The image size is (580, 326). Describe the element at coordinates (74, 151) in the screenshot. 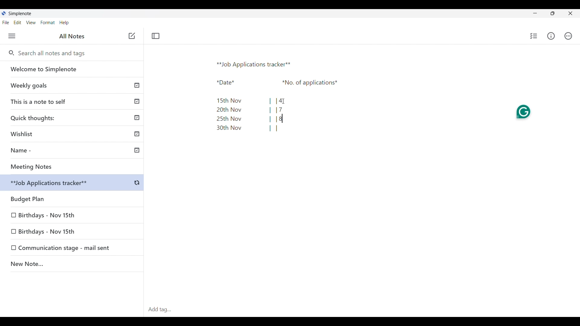

I see `Name ` at that location.